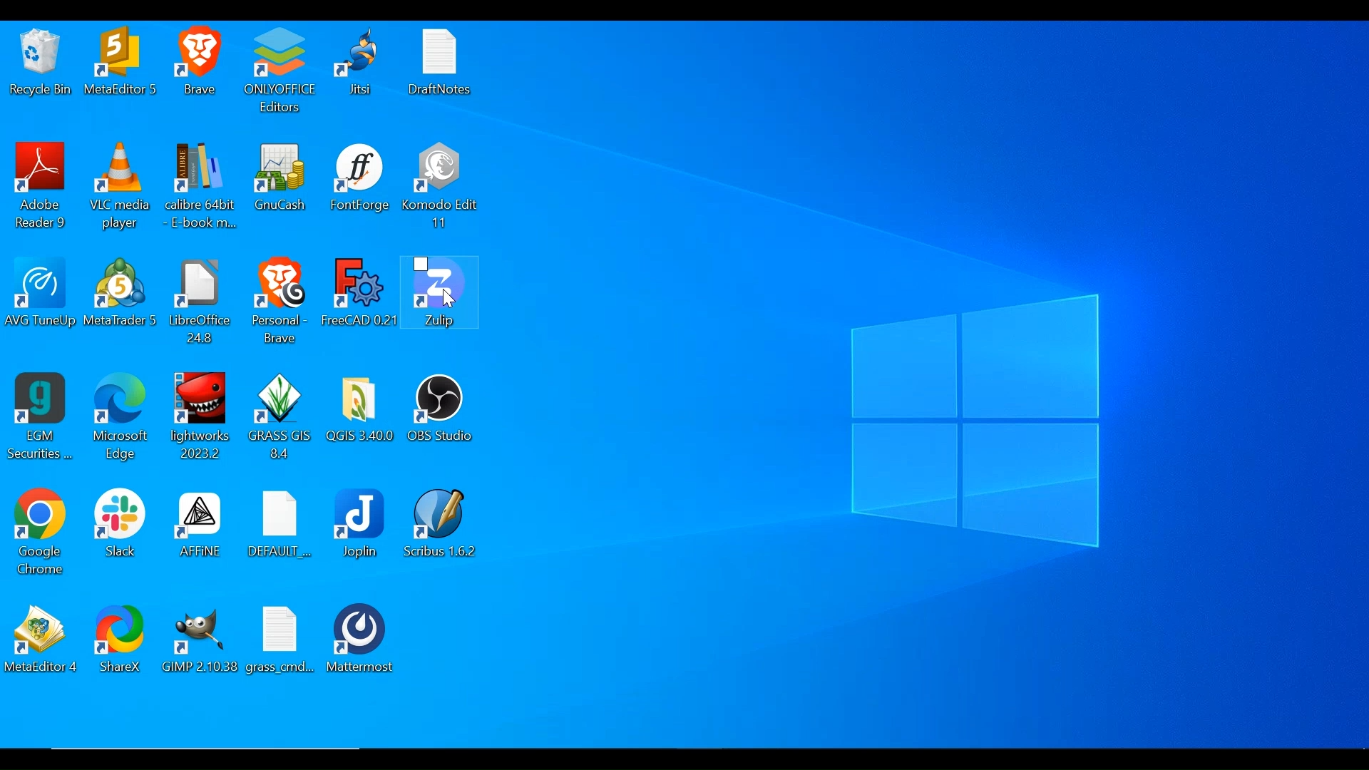 This screenshot has height=770, width=1369. What do you see at coordinates (360, 409) in the screenshot?
I see `QGIS Folder` at bounding box center [360, 409].